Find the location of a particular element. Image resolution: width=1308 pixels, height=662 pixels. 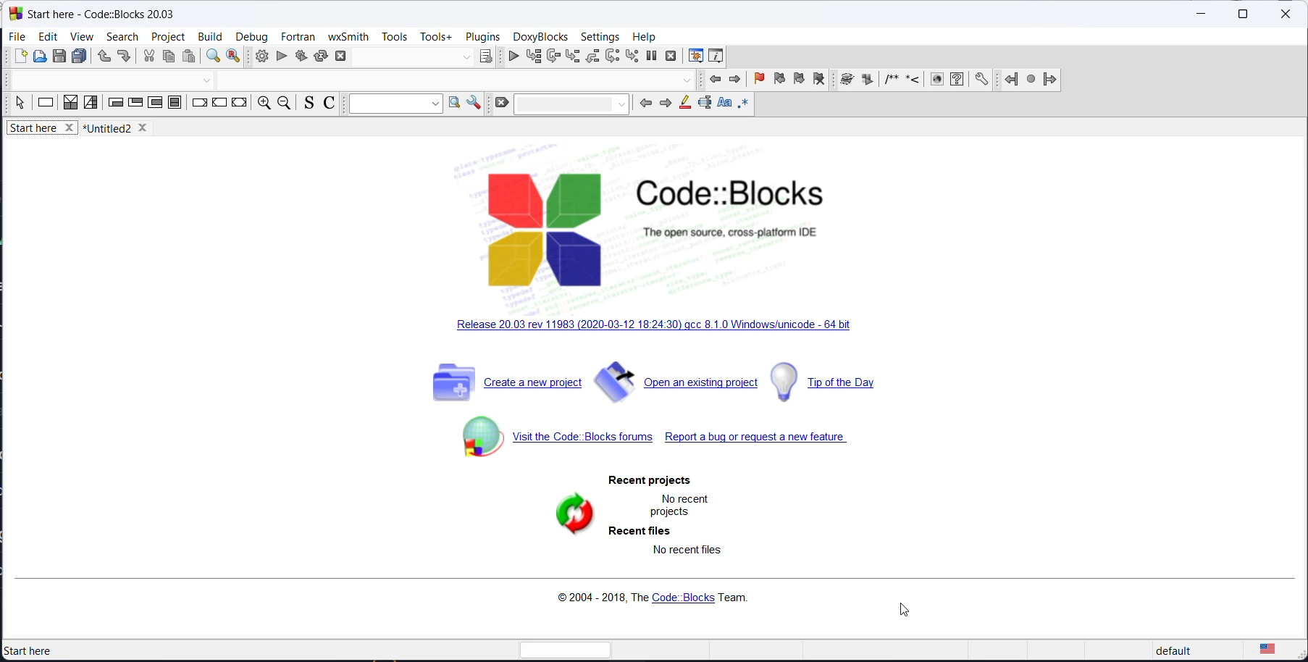

instruction is located at coordinates (46, 104).